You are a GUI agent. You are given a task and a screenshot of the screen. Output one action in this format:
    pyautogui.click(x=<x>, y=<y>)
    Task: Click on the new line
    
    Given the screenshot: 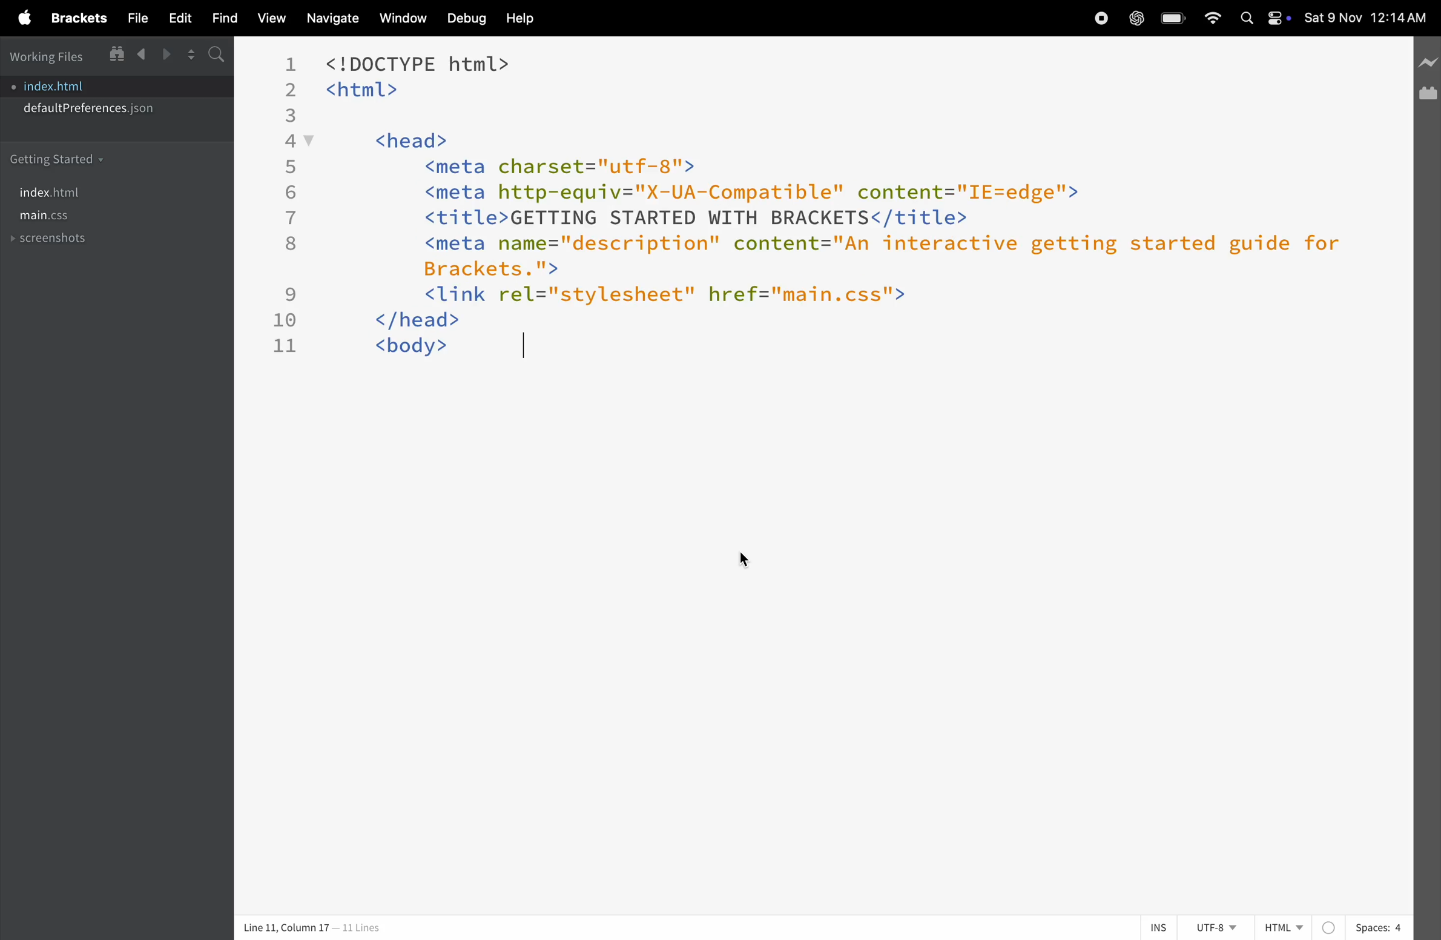 What is the action you would take?
    pyautogui.click(x=1428, y=58)
    